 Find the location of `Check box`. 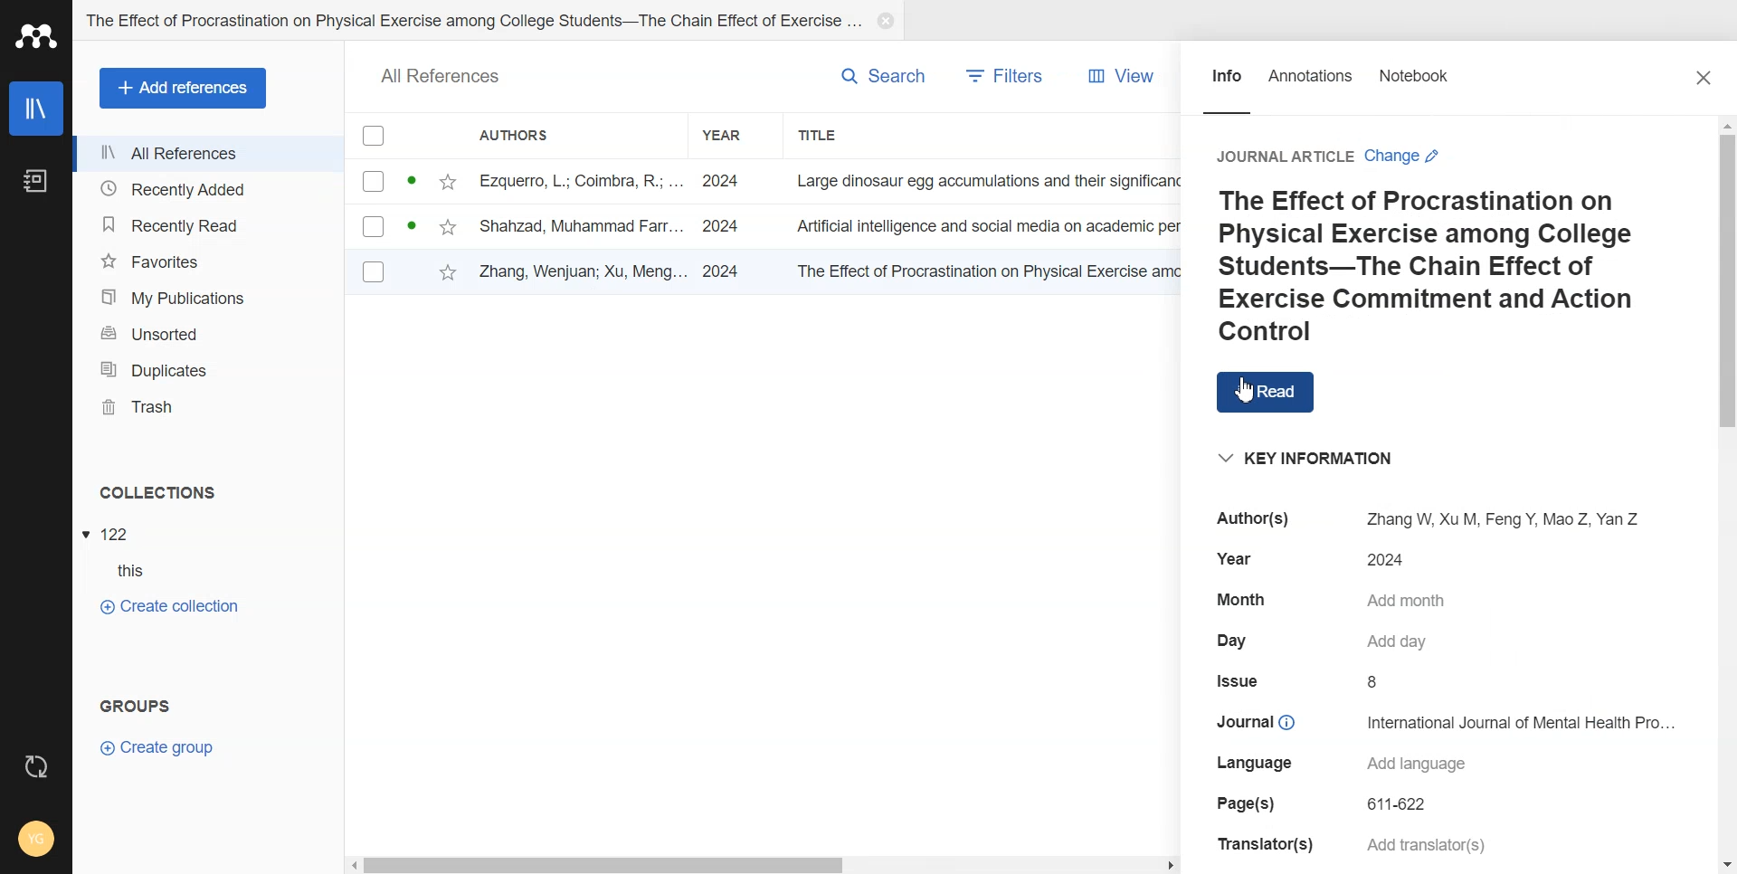

Check box is located at coordinates (376, 271).